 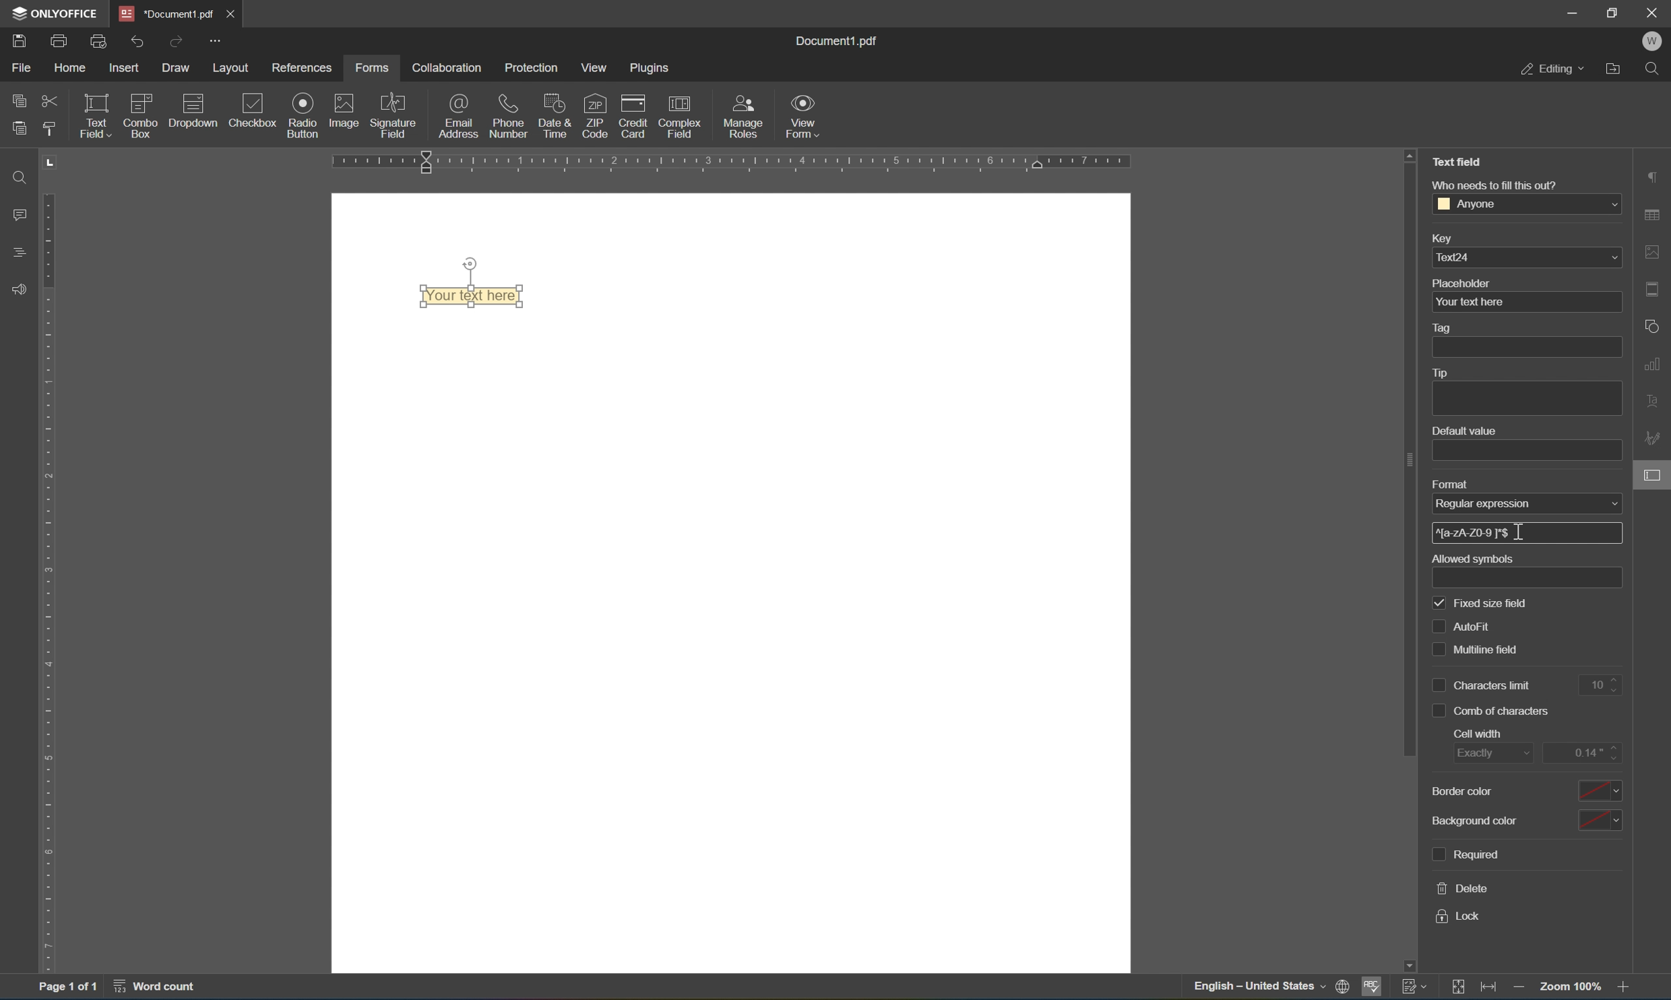 What do you see at coordinates (234, 69) in the screenshot?
I see `layout` at bounding box center [234, 69].